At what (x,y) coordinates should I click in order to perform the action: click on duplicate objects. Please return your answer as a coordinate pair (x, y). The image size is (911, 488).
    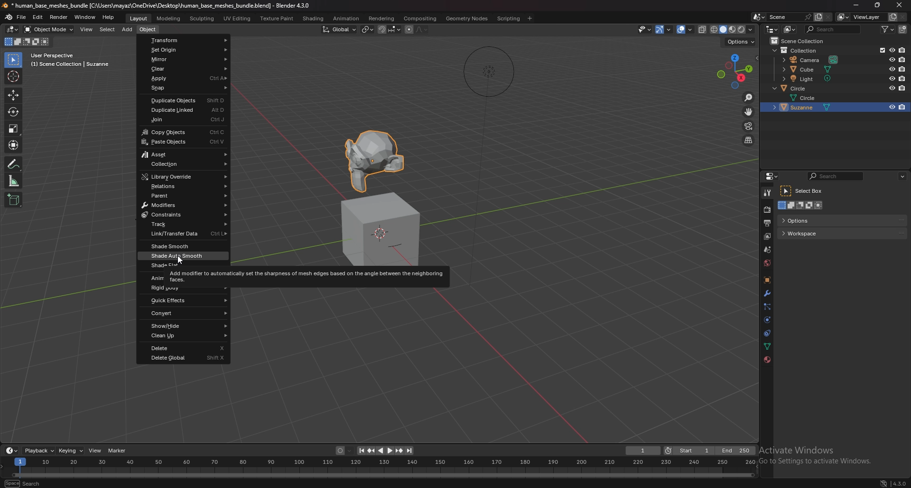
    Looking at the image, I should click on (181, 99).